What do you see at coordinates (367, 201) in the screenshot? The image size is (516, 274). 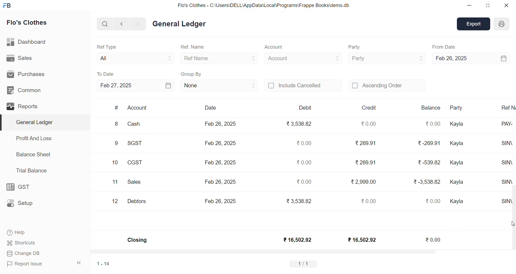 I see `₹ 0.00` at bounding box center [367, 201].